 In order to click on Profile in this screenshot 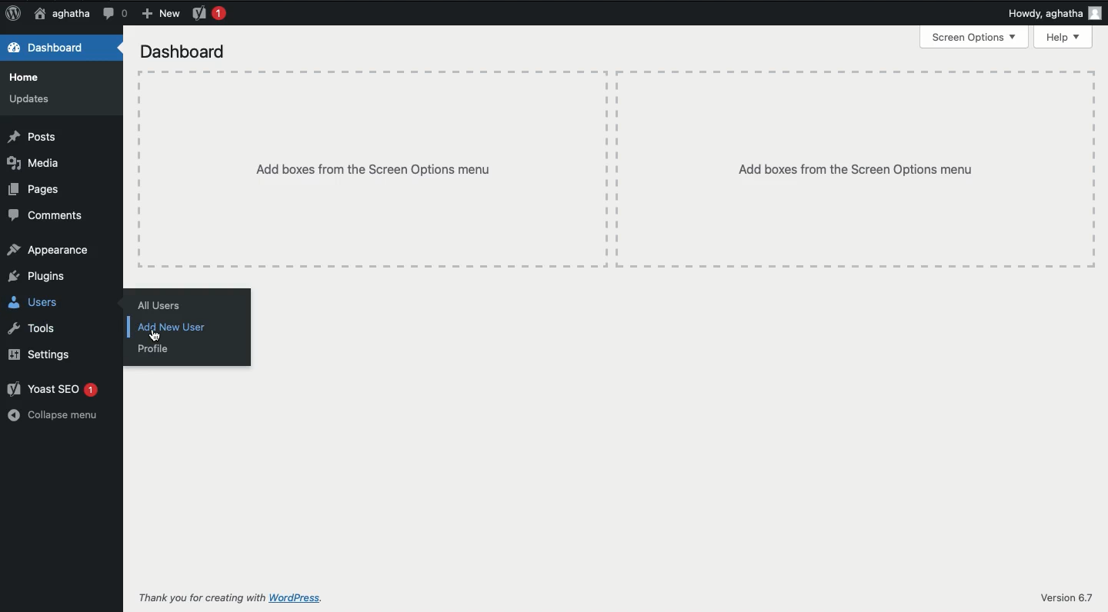, I will do `click(153, 349)`.